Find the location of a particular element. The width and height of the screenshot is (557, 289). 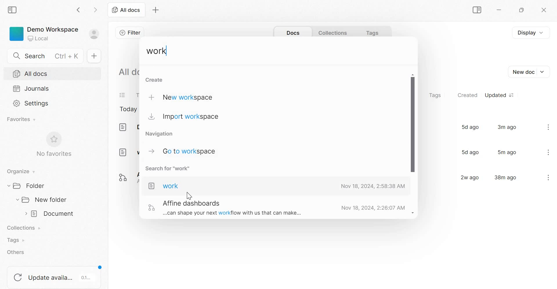

collections is located at coordinates (332, 31).